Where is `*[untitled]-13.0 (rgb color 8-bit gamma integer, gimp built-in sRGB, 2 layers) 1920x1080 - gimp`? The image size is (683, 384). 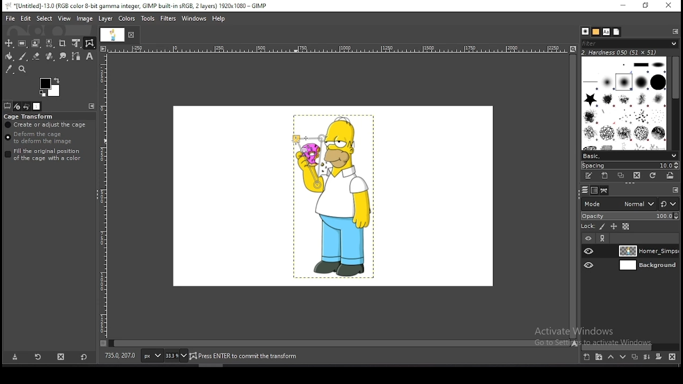
*[untitled]-13.0 (rgb color 8-bit gamma integer, gimp built-in sRGB, 2 layers) 1920x1080 - gimp is located at coordinates (139, 6).